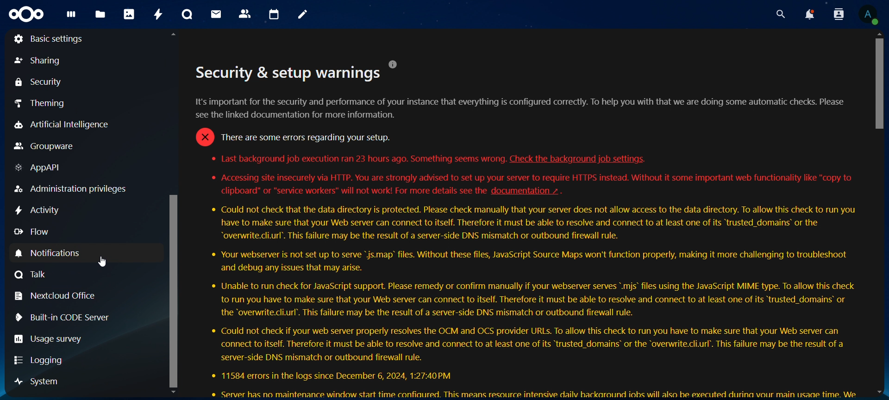 The height and width of the screenshot is (400, 889). Describe the element at coordinates (62, 295) in the screenshot. I see `nextcloud office` at that location.